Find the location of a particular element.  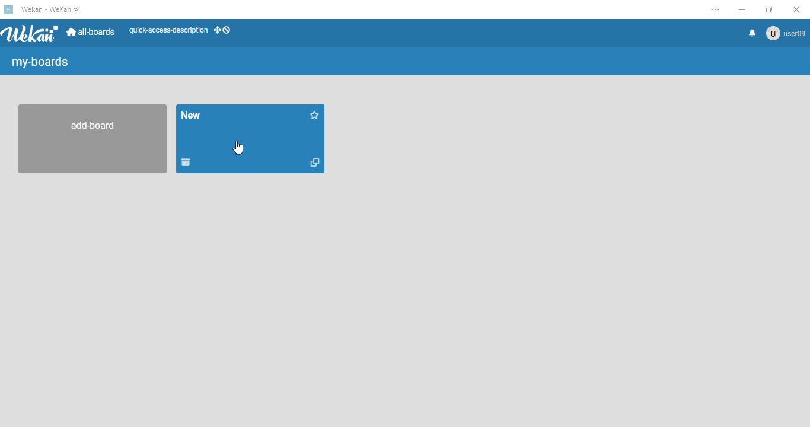

settings and more is located at coordinates (717, 10).